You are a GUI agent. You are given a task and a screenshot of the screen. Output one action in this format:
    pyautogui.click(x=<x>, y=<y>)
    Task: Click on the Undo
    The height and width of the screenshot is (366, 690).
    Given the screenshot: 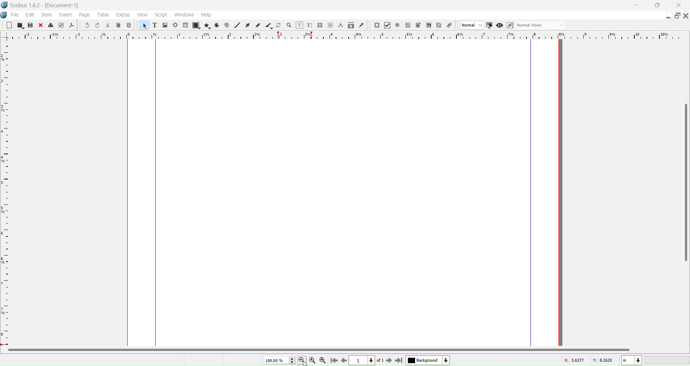 What is the action you would take?
    pyautogui.click(x=87, y=25)
    